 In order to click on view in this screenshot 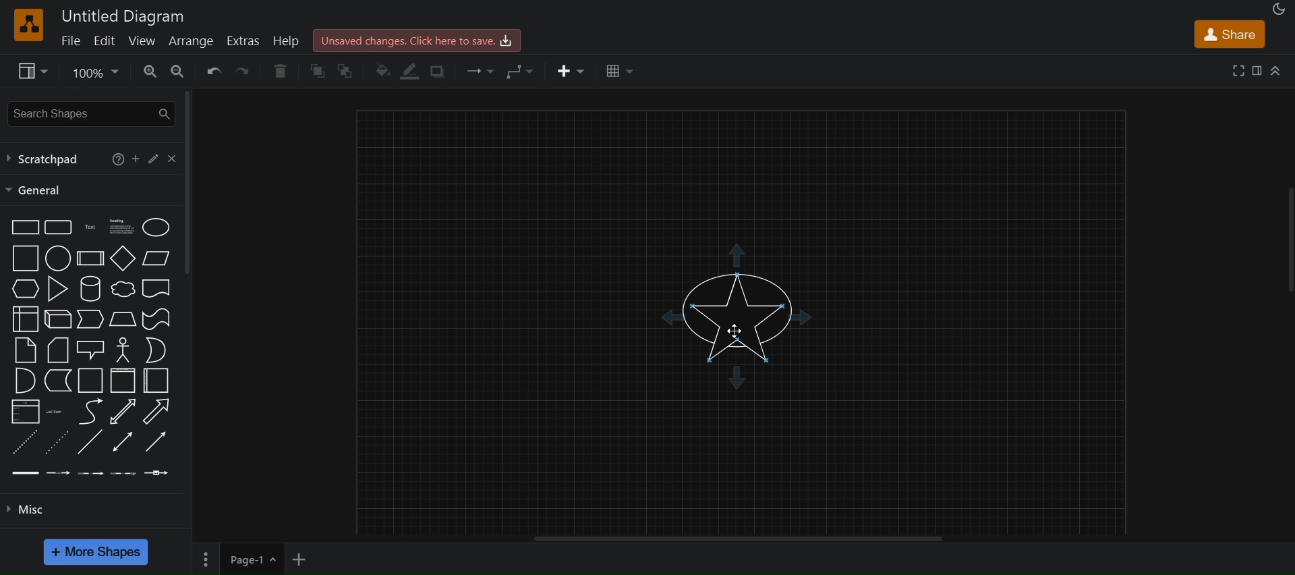, I will do `click(30, 70)`.